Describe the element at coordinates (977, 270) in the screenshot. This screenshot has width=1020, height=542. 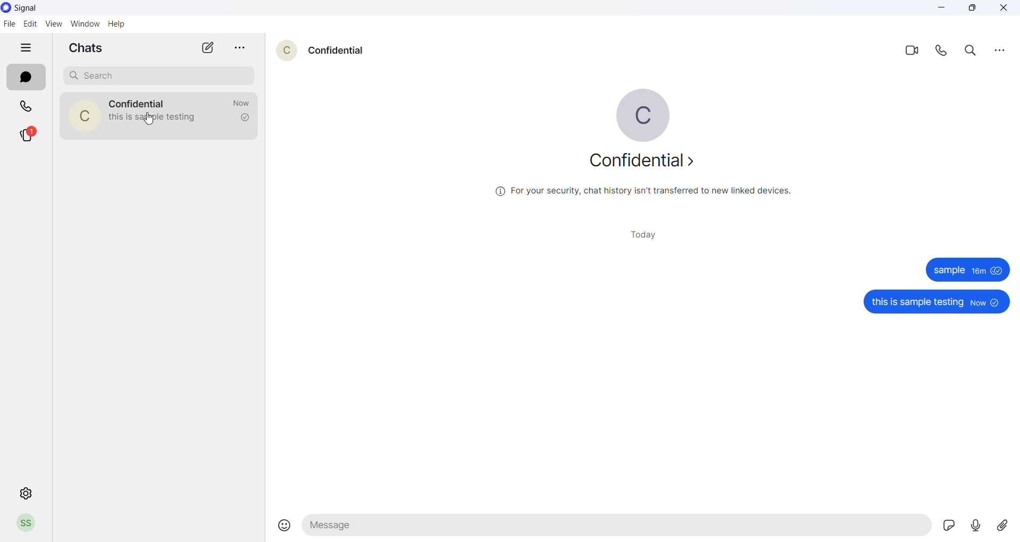
I see `18m` at that location.